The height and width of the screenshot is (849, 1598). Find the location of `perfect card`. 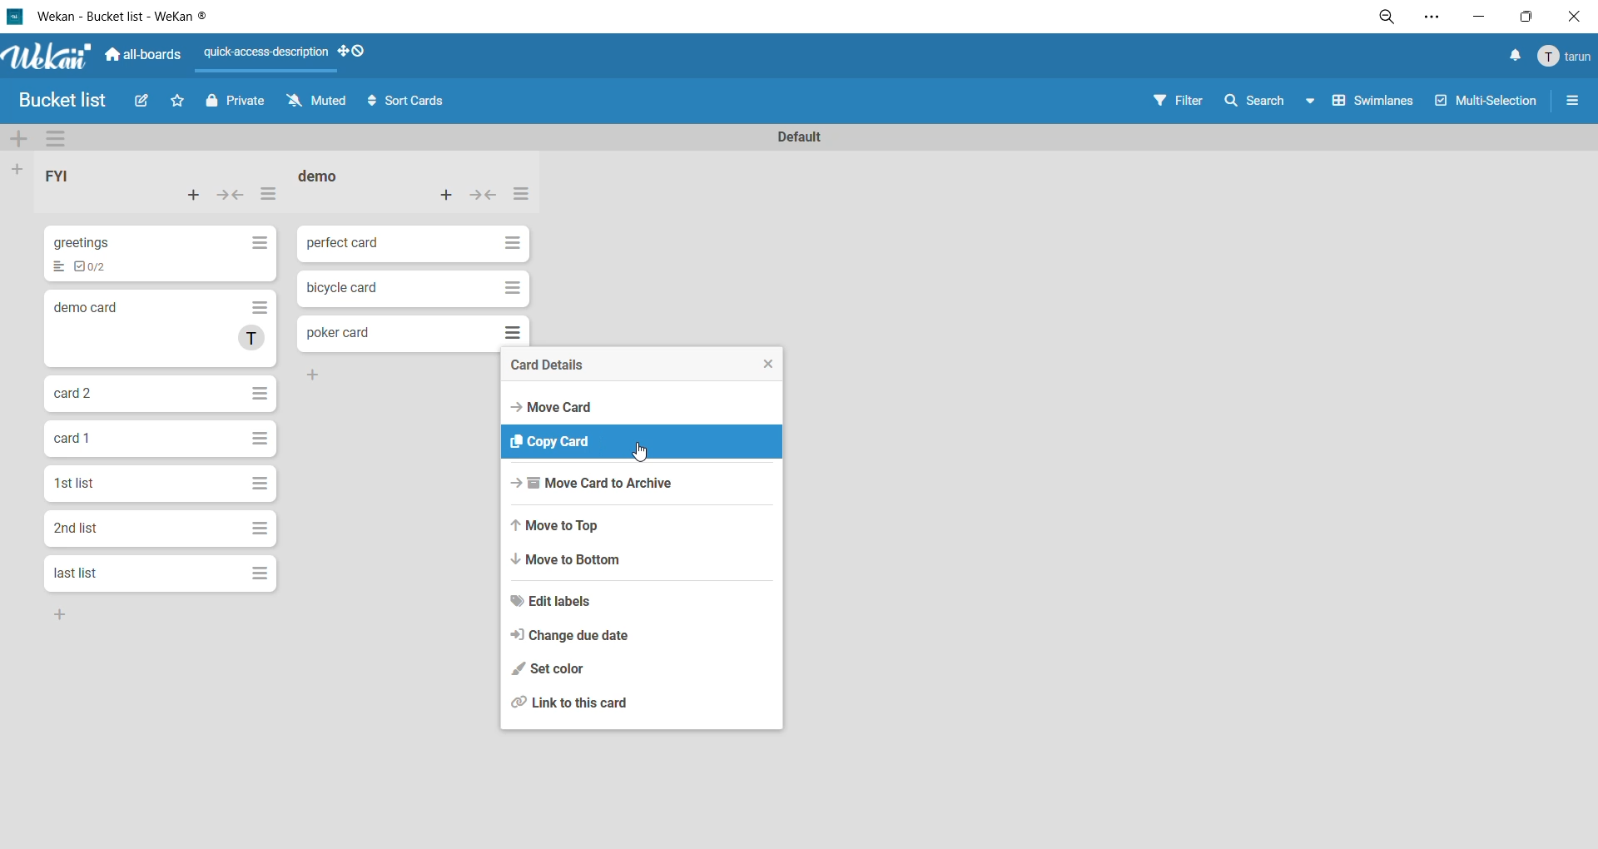

perfect card is located at coordinates (345, 243).